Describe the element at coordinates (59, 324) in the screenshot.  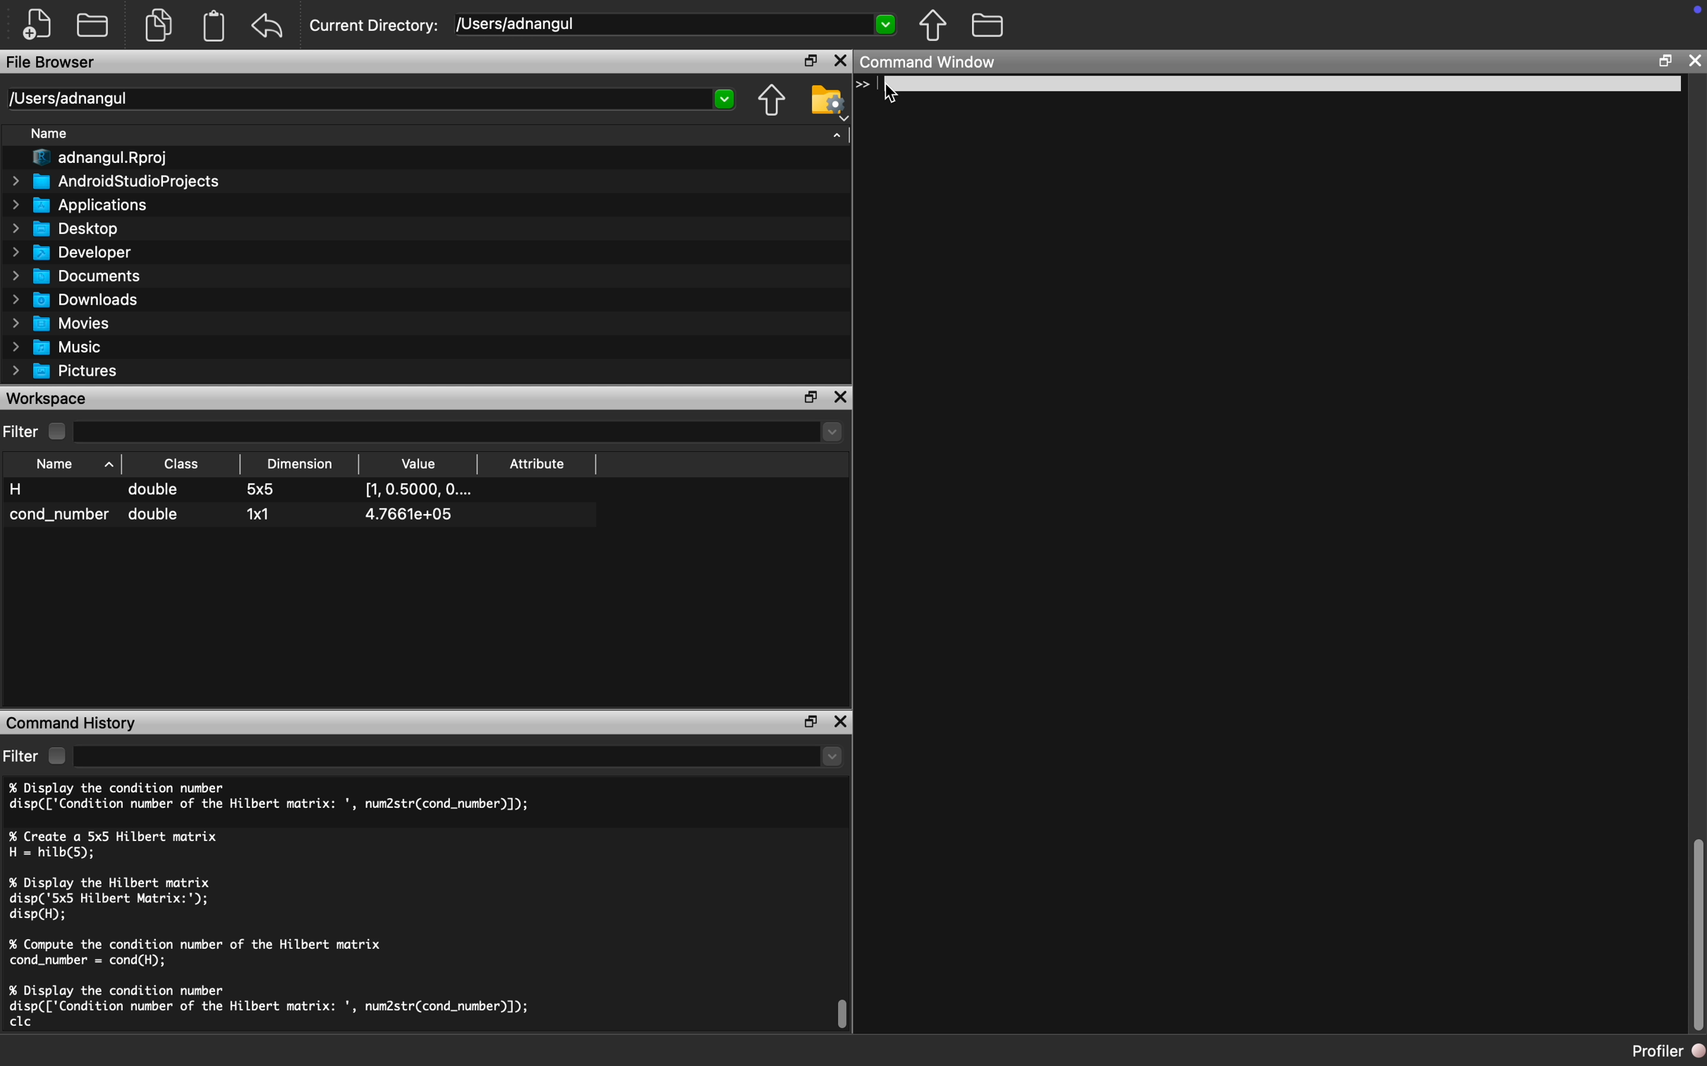
I see `Movies` at that location.